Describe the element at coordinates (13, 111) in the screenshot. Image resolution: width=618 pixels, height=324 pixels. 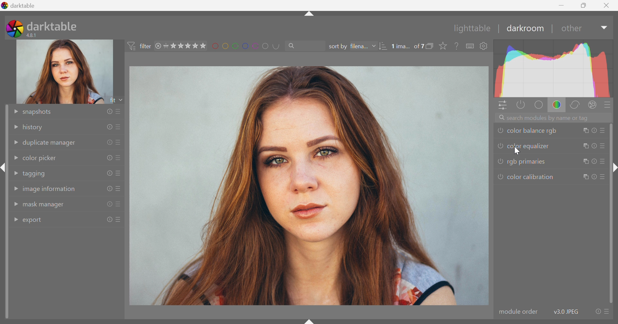
I see `Drop Down` at that location.